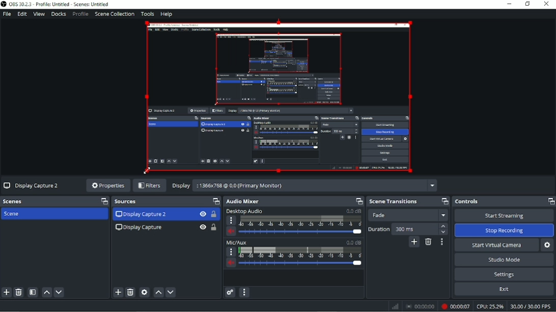 This screenshot has width=556, height=312. What do you see at coordinates (510, 4) in the screenshot?
I see `Minimize` at bounding box center [510, 4].